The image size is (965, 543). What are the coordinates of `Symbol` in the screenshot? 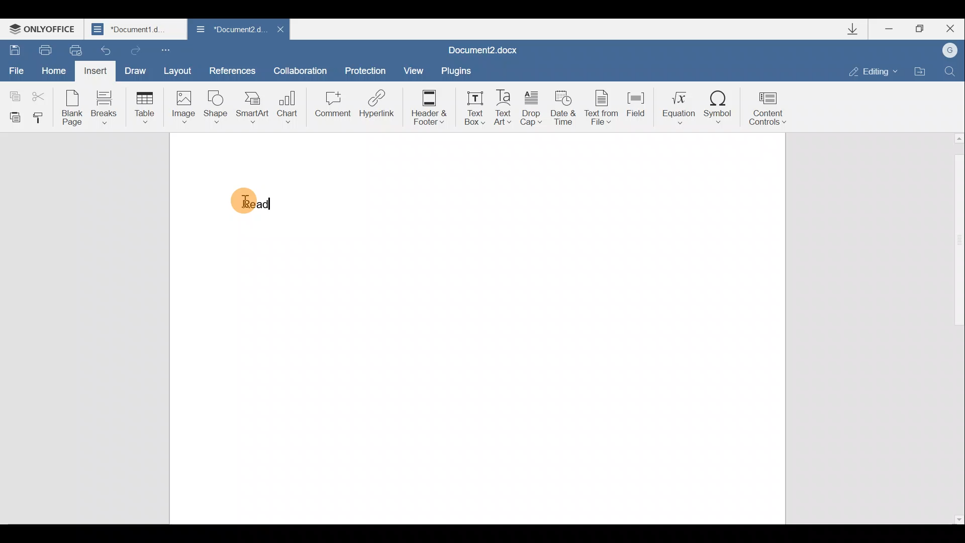 It's located at (720, 108).